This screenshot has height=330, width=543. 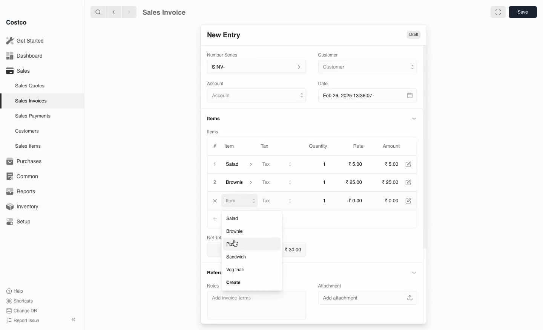 I want to click on Items, so click(x=216, y=118).